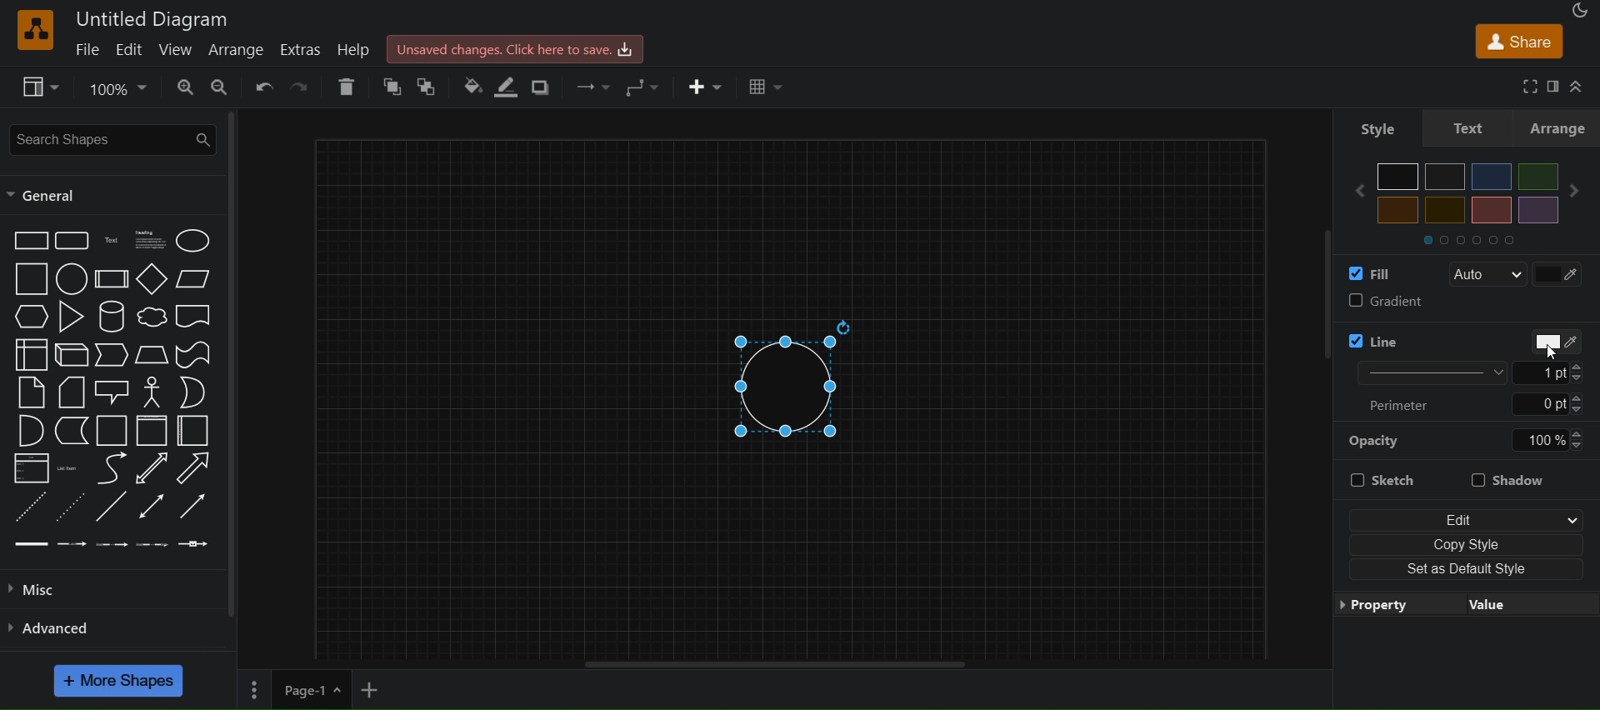 The image size is (1600, 710). I want to click on view, so click(42, 87).